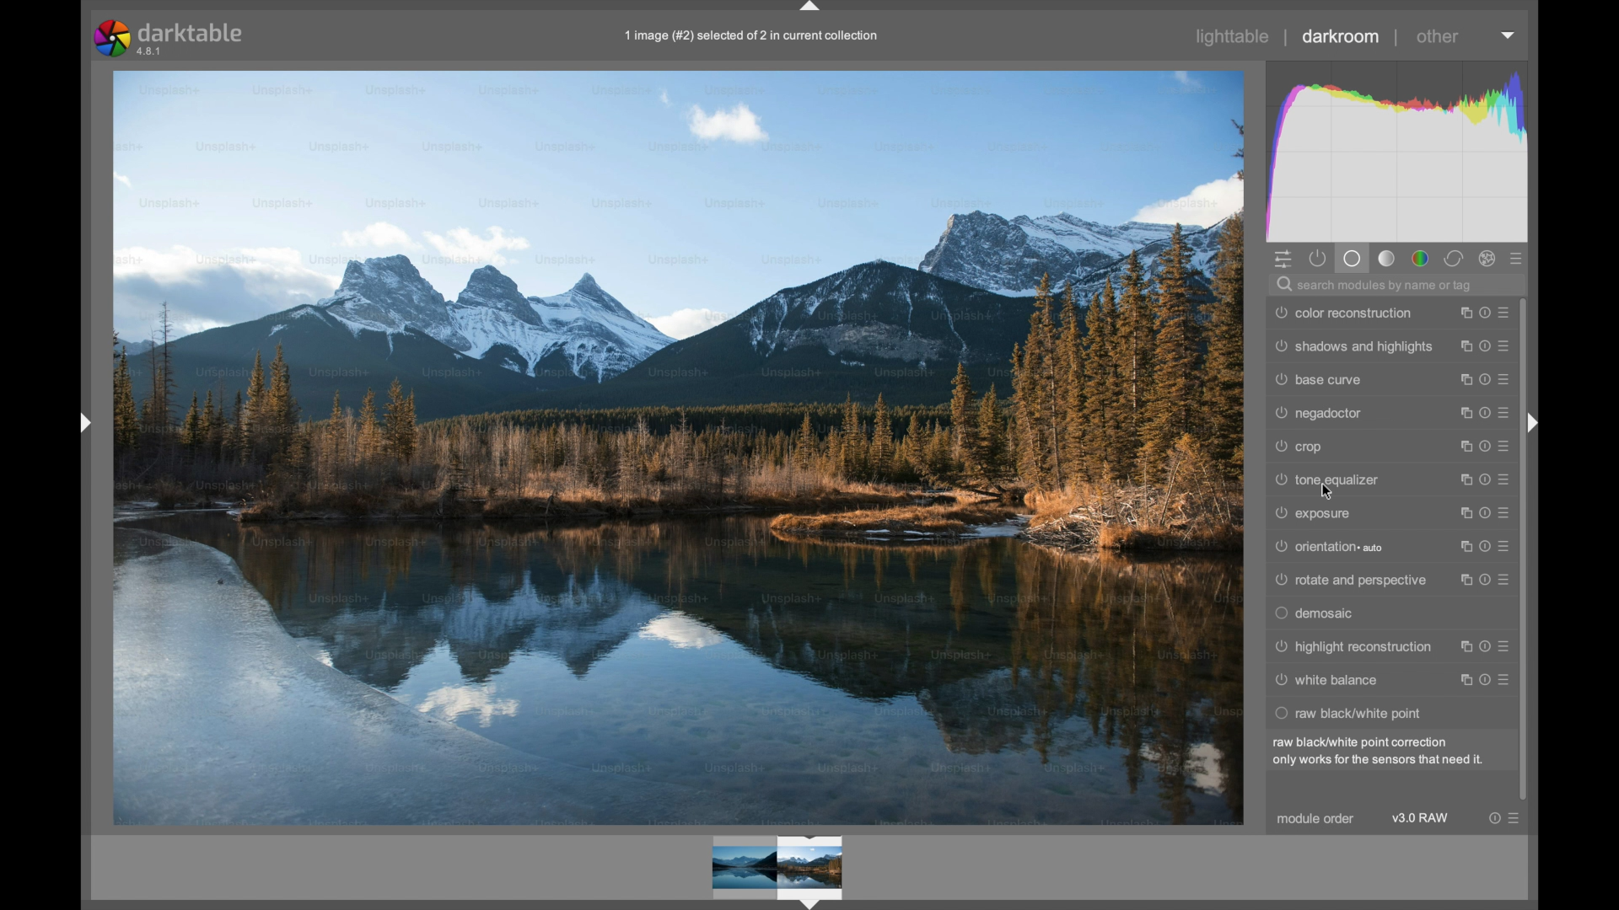 This screenshot has height=910, width=1619. What do you see at coordinates (1327, 493) in the screenshot?
I see `Cursor` at bounding box center [1327, 493].